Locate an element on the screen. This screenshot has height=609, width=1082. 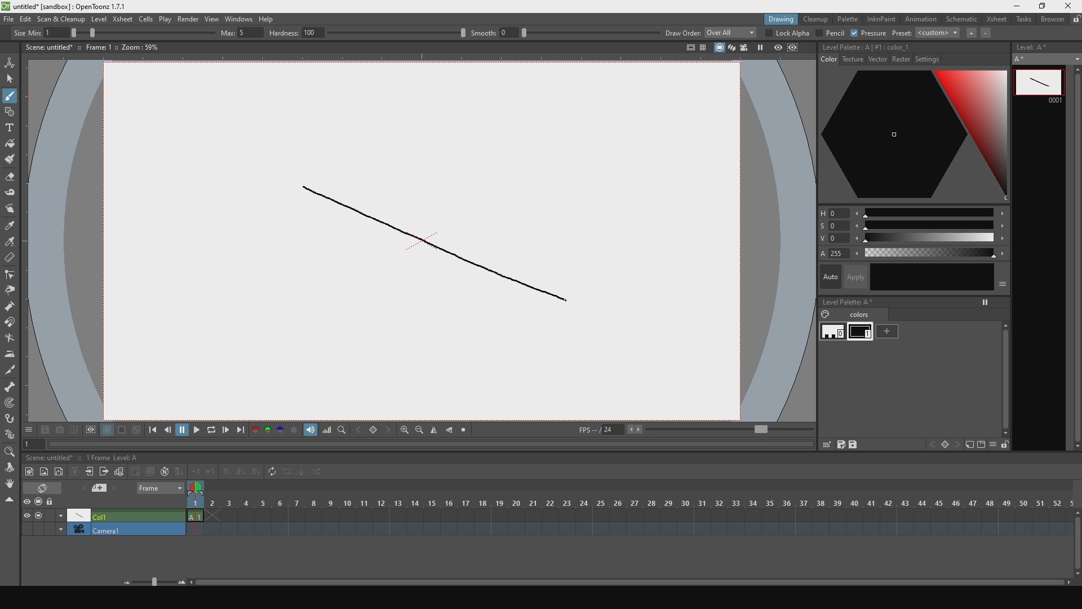
layers is located at coordinates (730, 48).